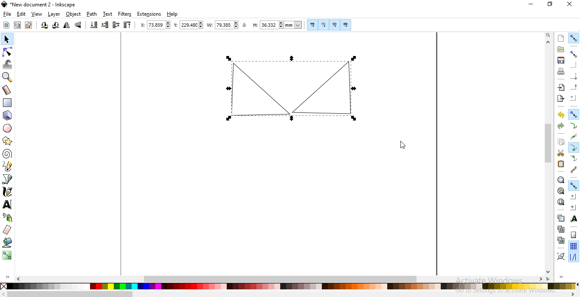 The image size is (580, 297). Describe the element at coordinates (125, 14) in the screenshot. I see `filters` at that location.